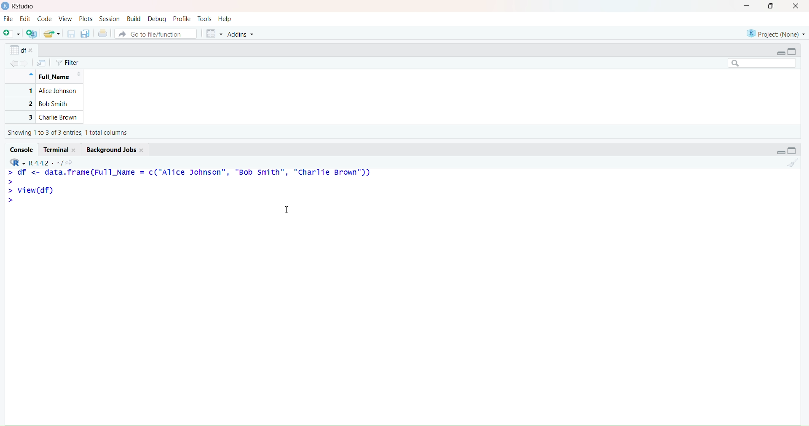  Describe the element at coordinates (780, 52) in the screenshot. I see `Minimize` at that location.